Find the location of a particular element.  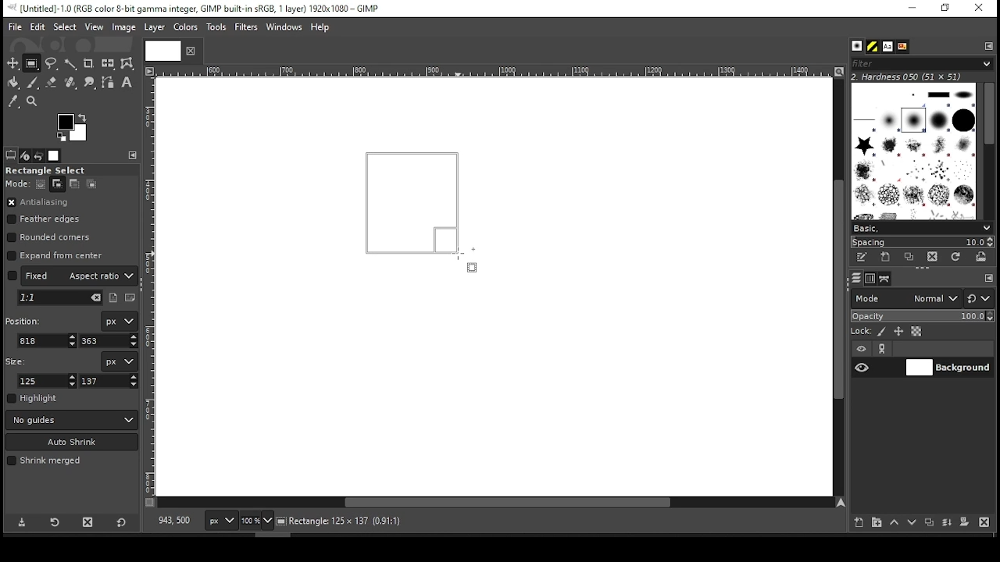

images is located at coordinates (55, 156).